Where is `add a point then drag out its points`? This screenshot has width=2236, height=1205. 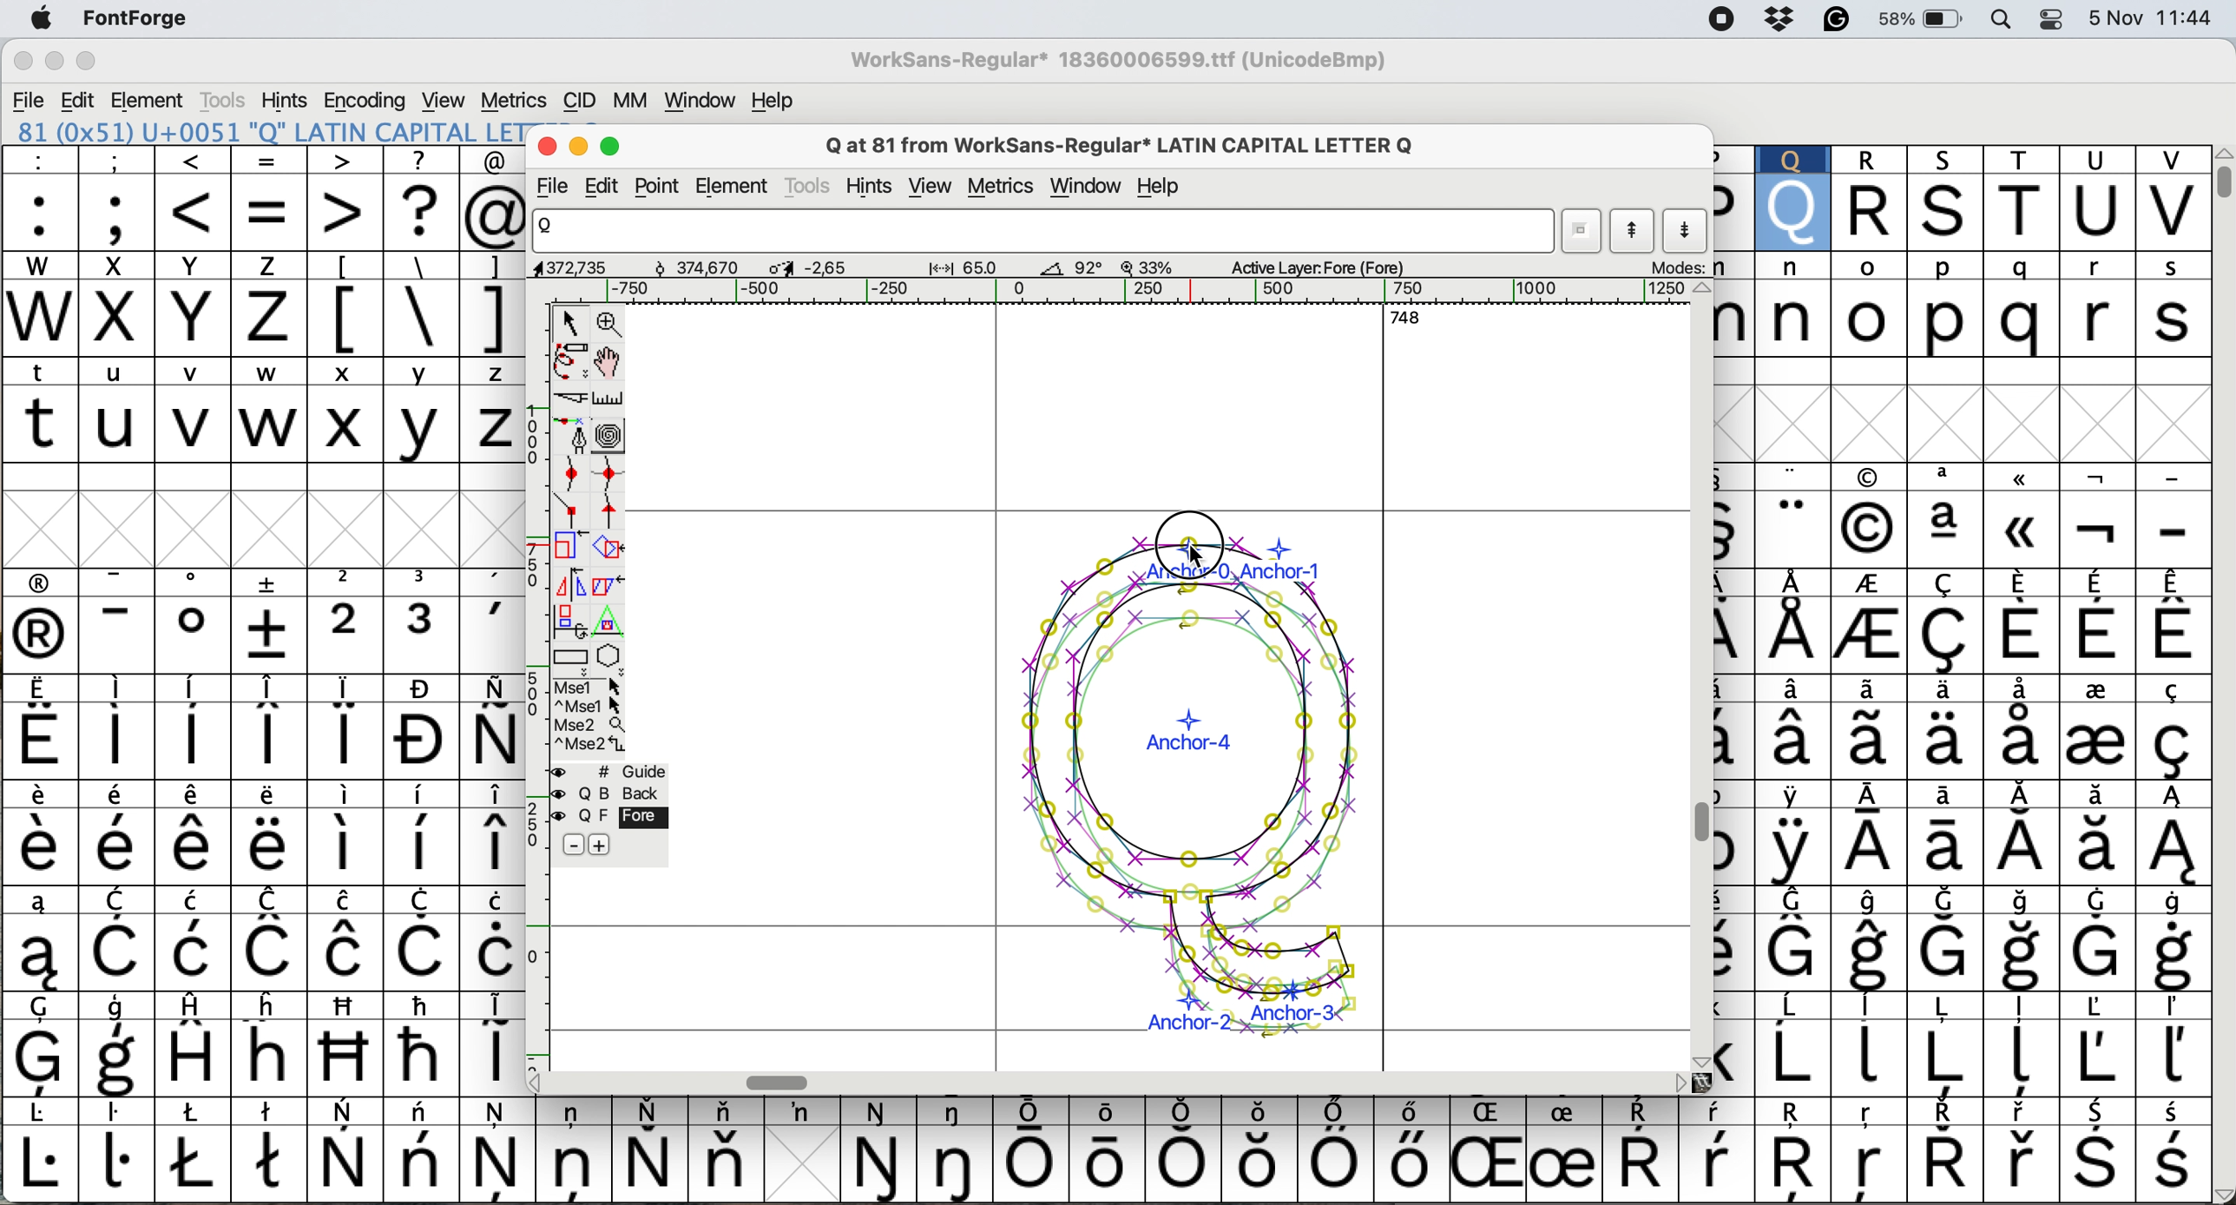 add a point then drag out its points is located at coordinates (570, 438).